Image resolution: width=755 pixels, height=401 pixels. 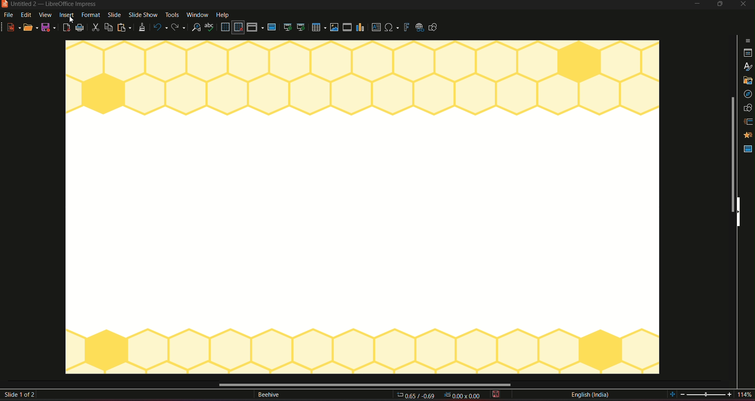 What do you see at coordinates (255, 28) in the screenshot?
I see `display views` at bounding box center [255, 28].